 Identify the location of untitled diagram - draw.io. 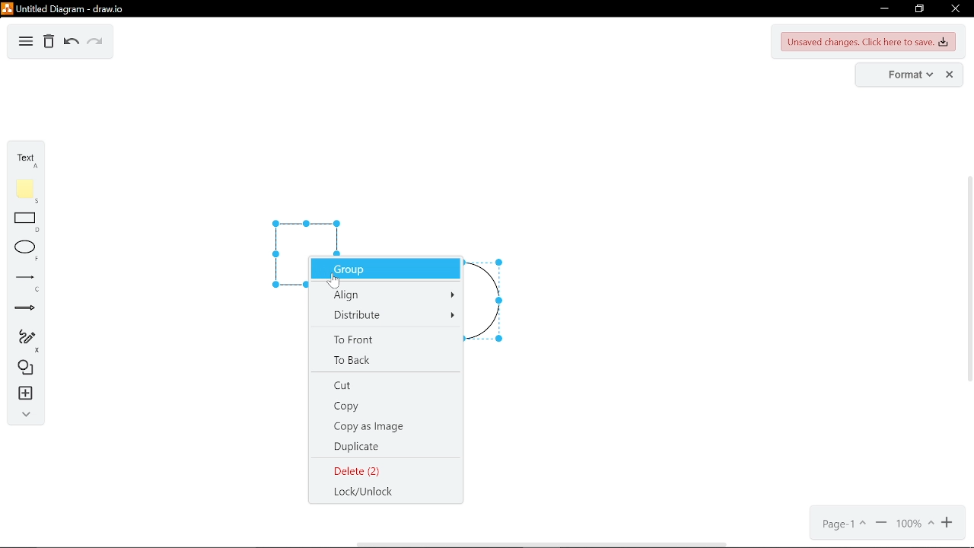
(72, 8).